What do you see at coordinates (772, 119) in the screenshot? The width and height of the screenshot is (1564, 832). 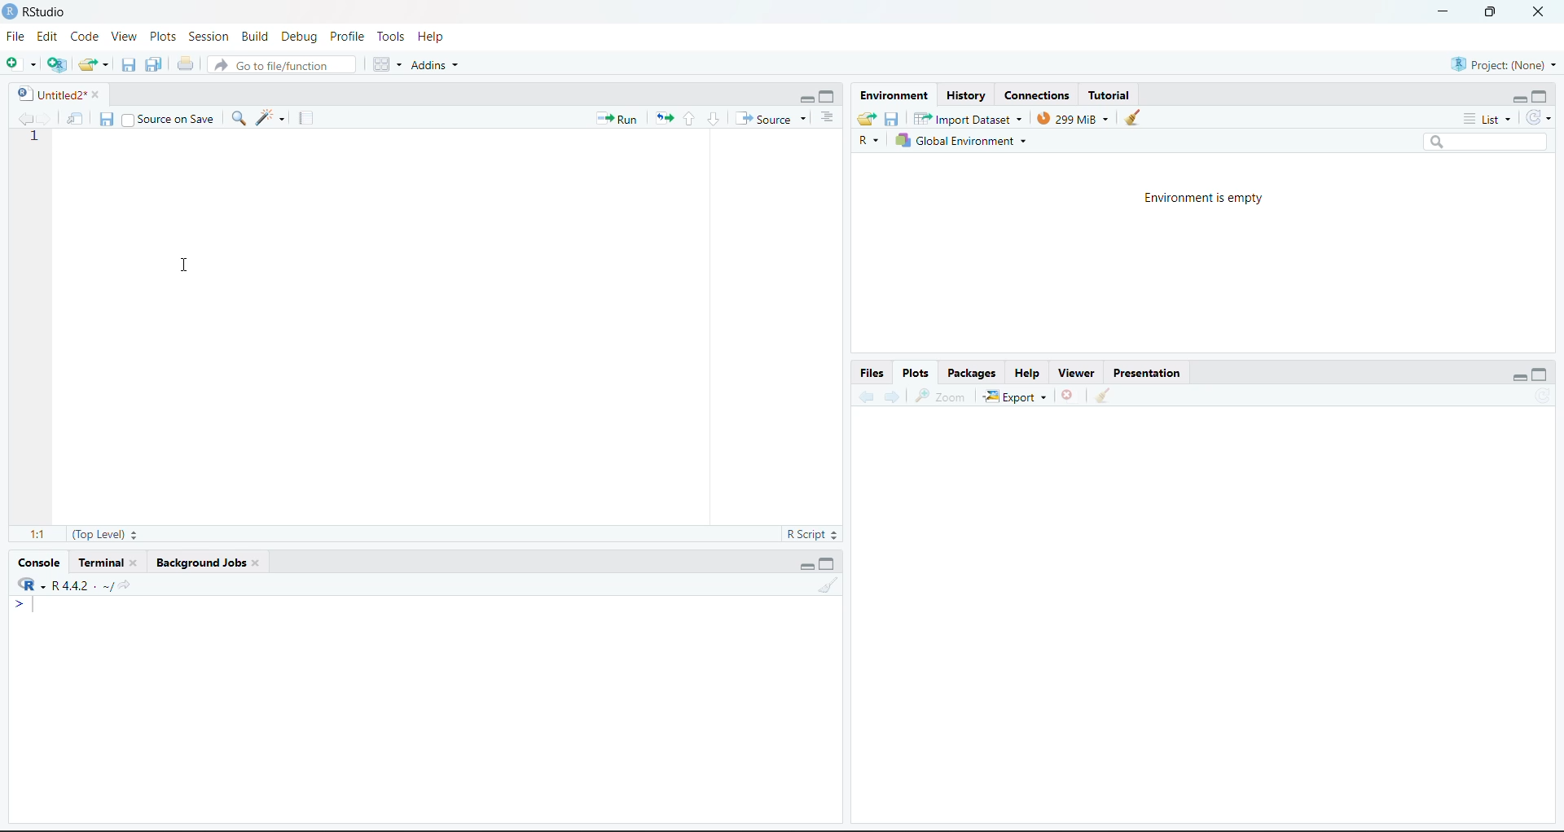 I see `source` at bounding box center [772, 119].